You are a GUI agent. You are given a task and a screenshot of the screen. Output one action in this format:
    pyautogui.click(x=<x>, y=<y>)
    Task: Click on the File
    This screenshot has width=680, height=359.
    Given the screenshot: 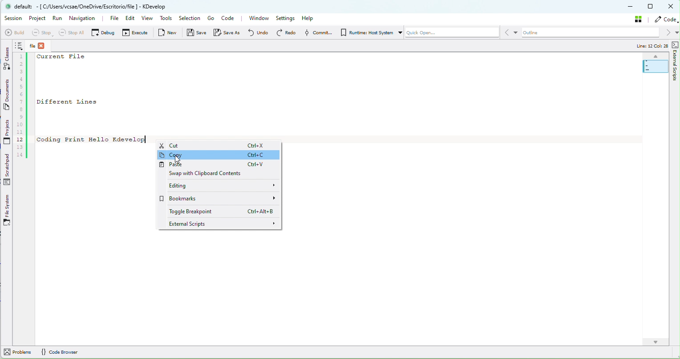 What is the action you would take?
    pyautogui.click(x=109, y=19)
    